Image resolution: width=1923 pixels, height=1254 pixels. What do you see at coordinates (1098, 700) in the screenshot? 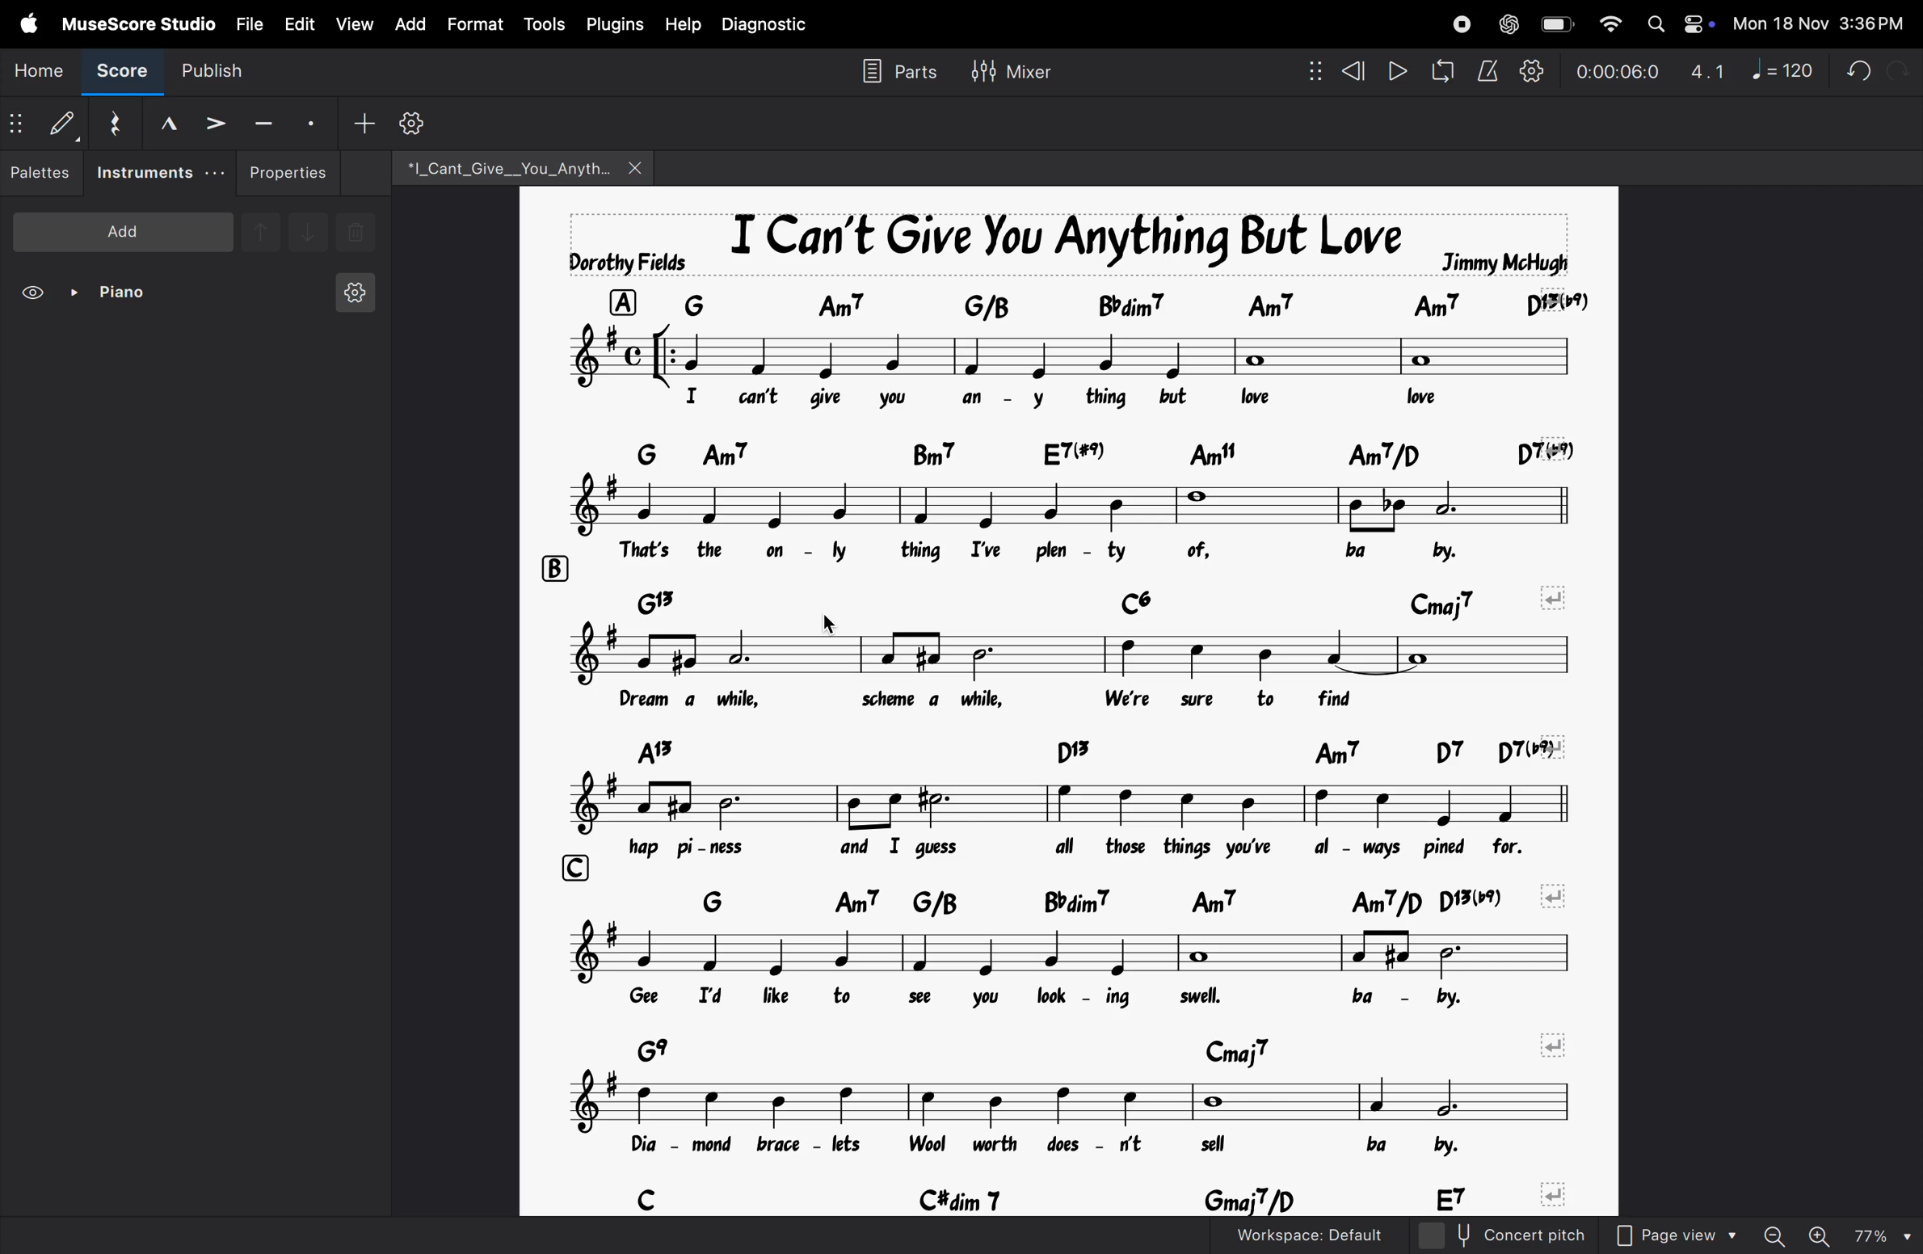
I see `lyrics` at bounding box center [1098, 700].